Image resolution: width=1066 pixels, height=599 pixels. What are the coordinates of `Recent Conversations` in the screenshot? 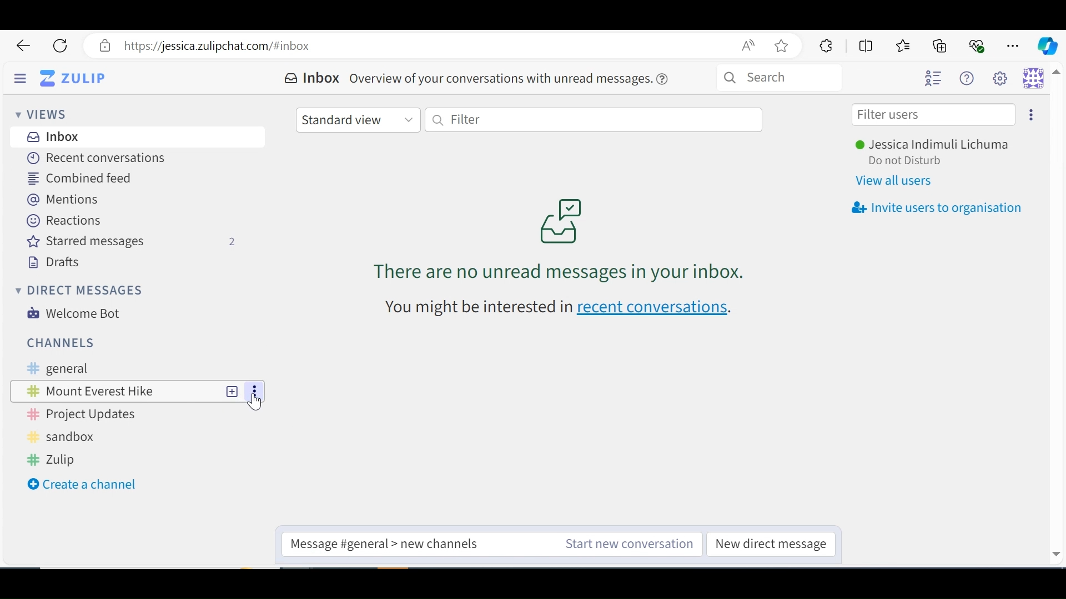 It's located at (92, 157).